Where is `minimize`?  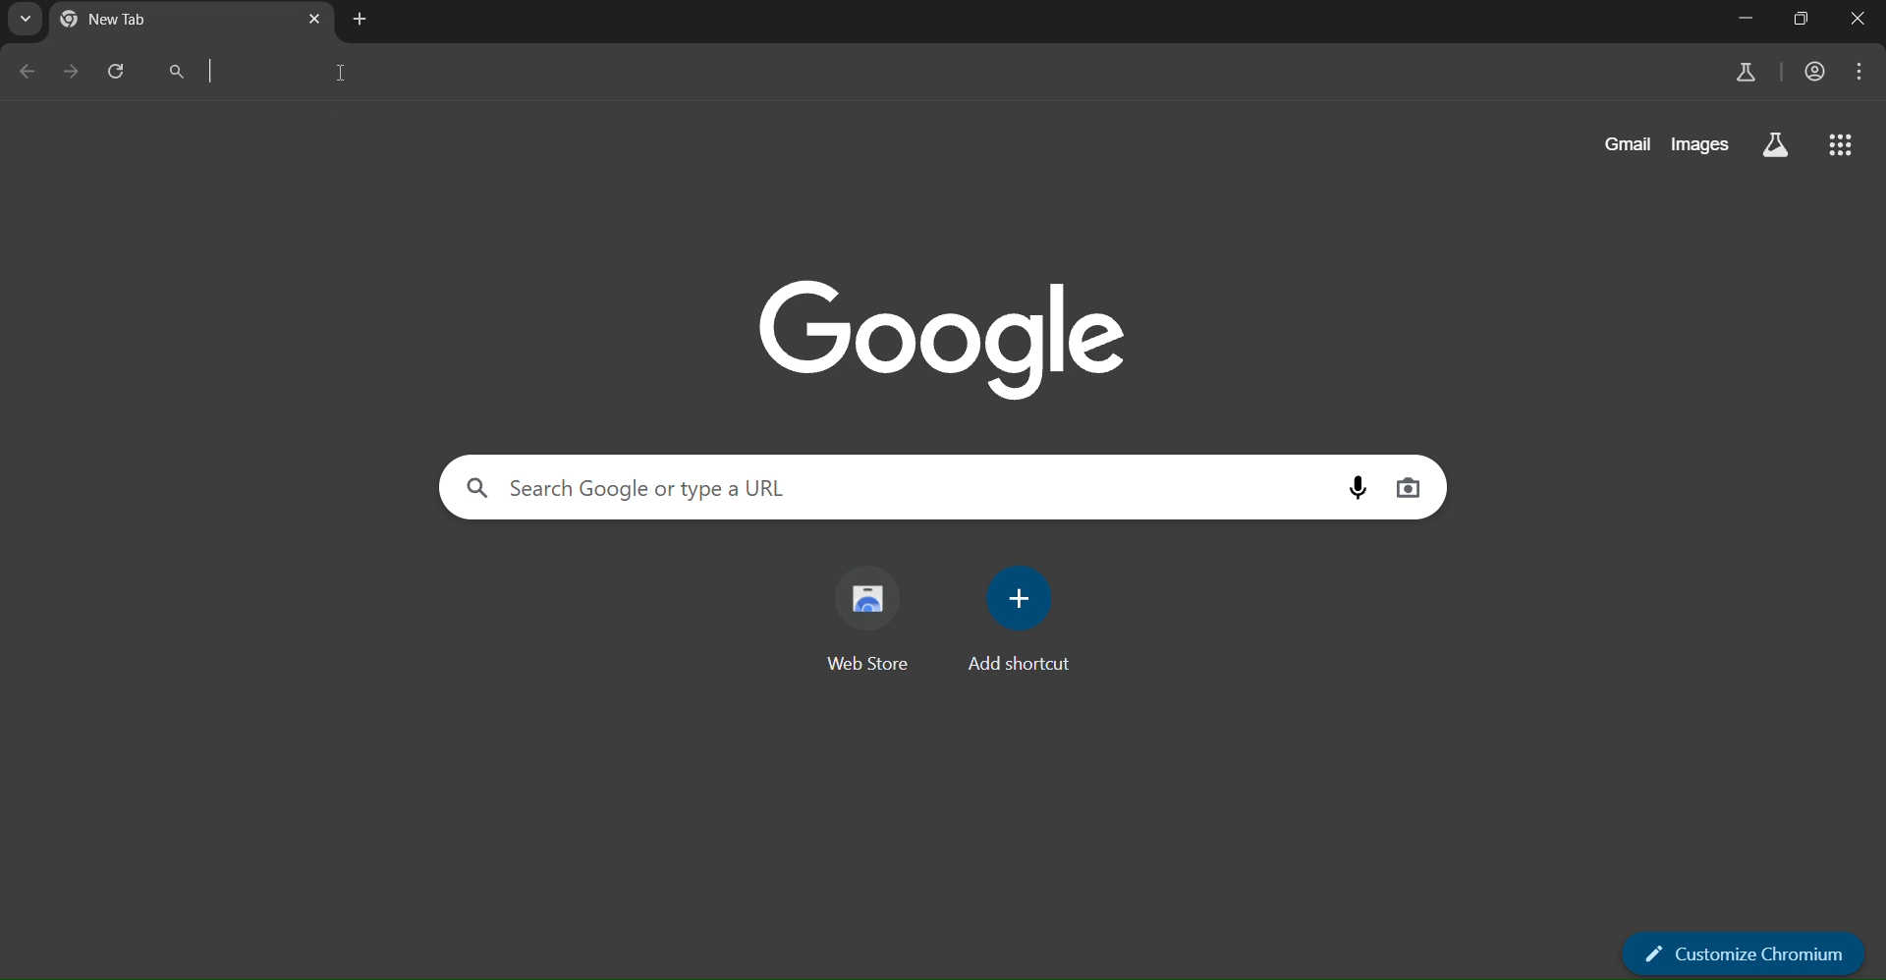 minimize is located at coordinates (1749, 19).